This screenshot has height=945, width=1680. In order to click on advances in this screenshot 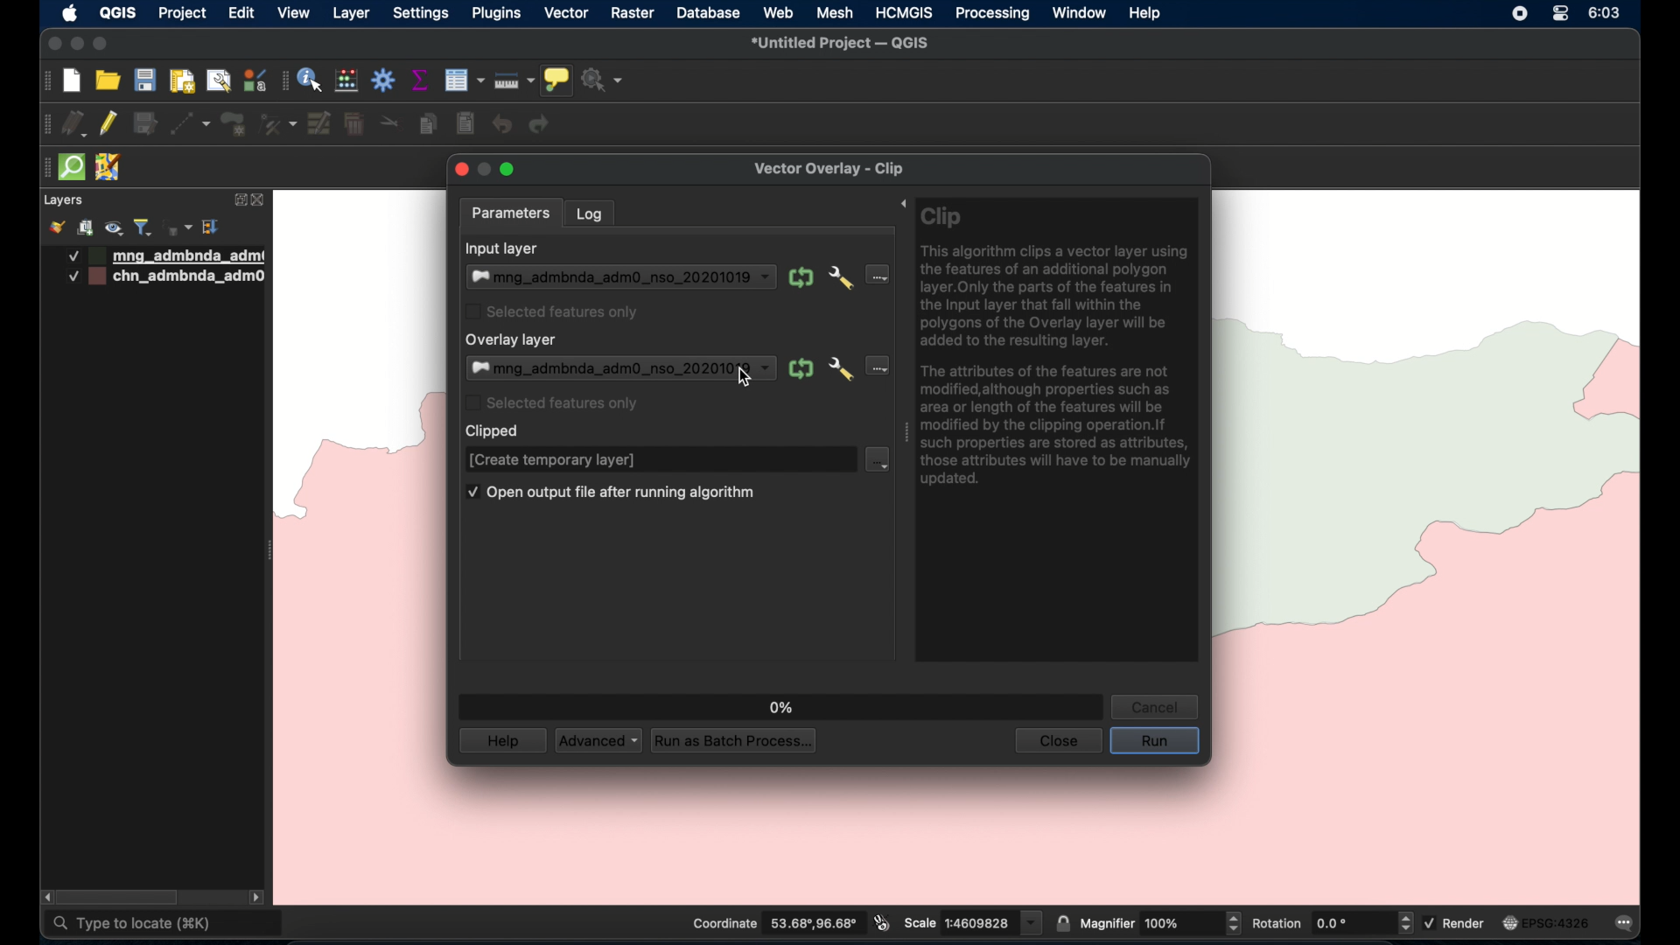, I will do `click(598, 739)`.